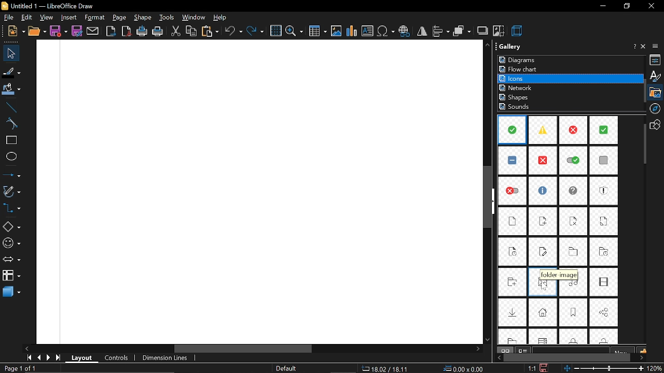 This screenshot has width=664, height=373. I want to click on select, so click(8, 53).